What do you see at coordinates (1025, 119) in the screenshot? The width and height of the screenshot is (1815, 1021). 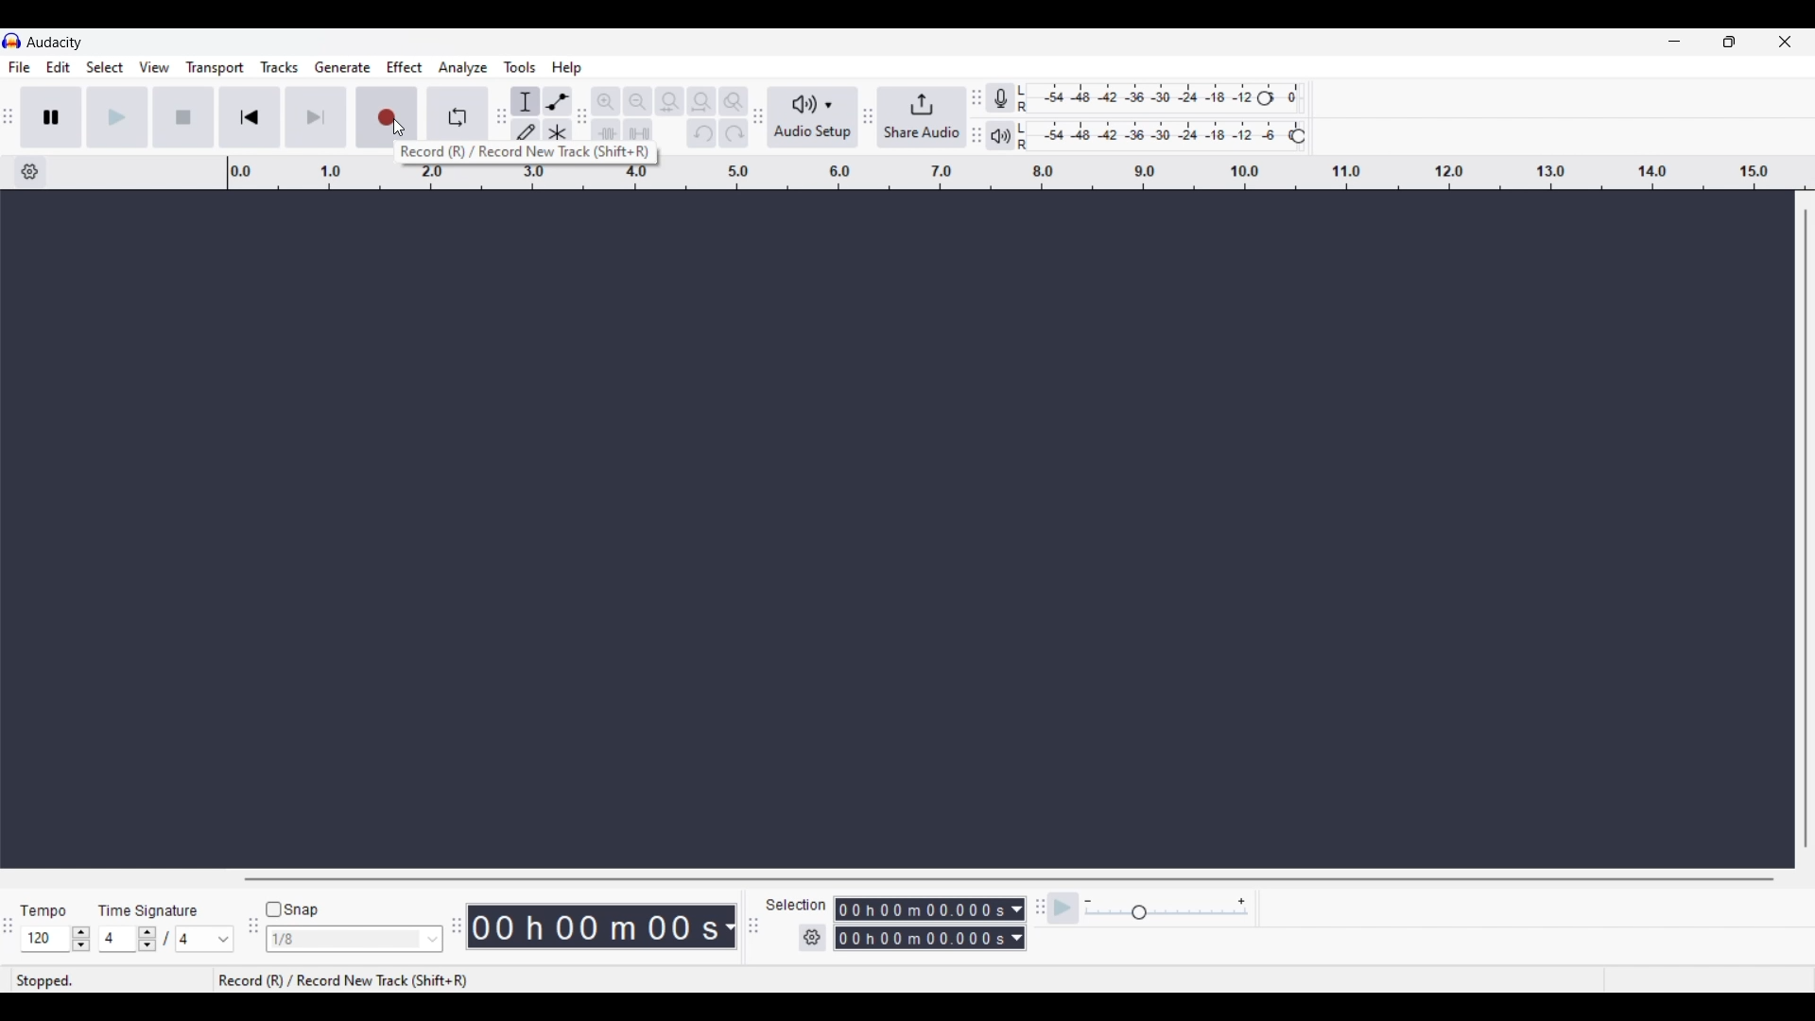 I see `L R L R` at bounding box center [1025, 119].